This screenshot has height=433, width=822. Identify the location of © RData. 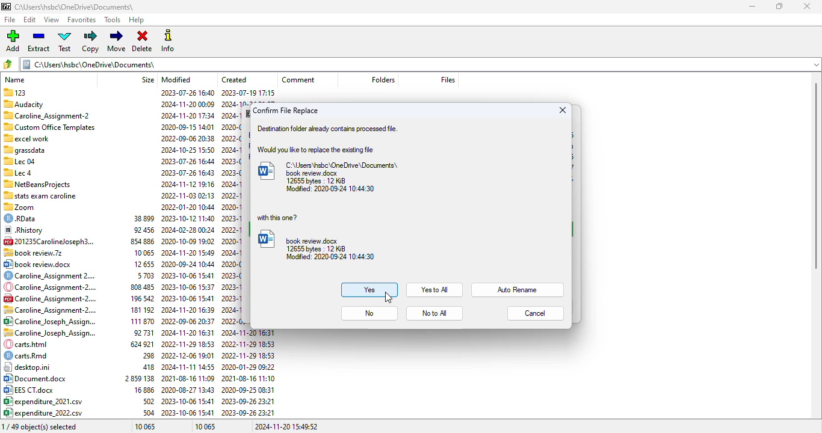
(24, 218).